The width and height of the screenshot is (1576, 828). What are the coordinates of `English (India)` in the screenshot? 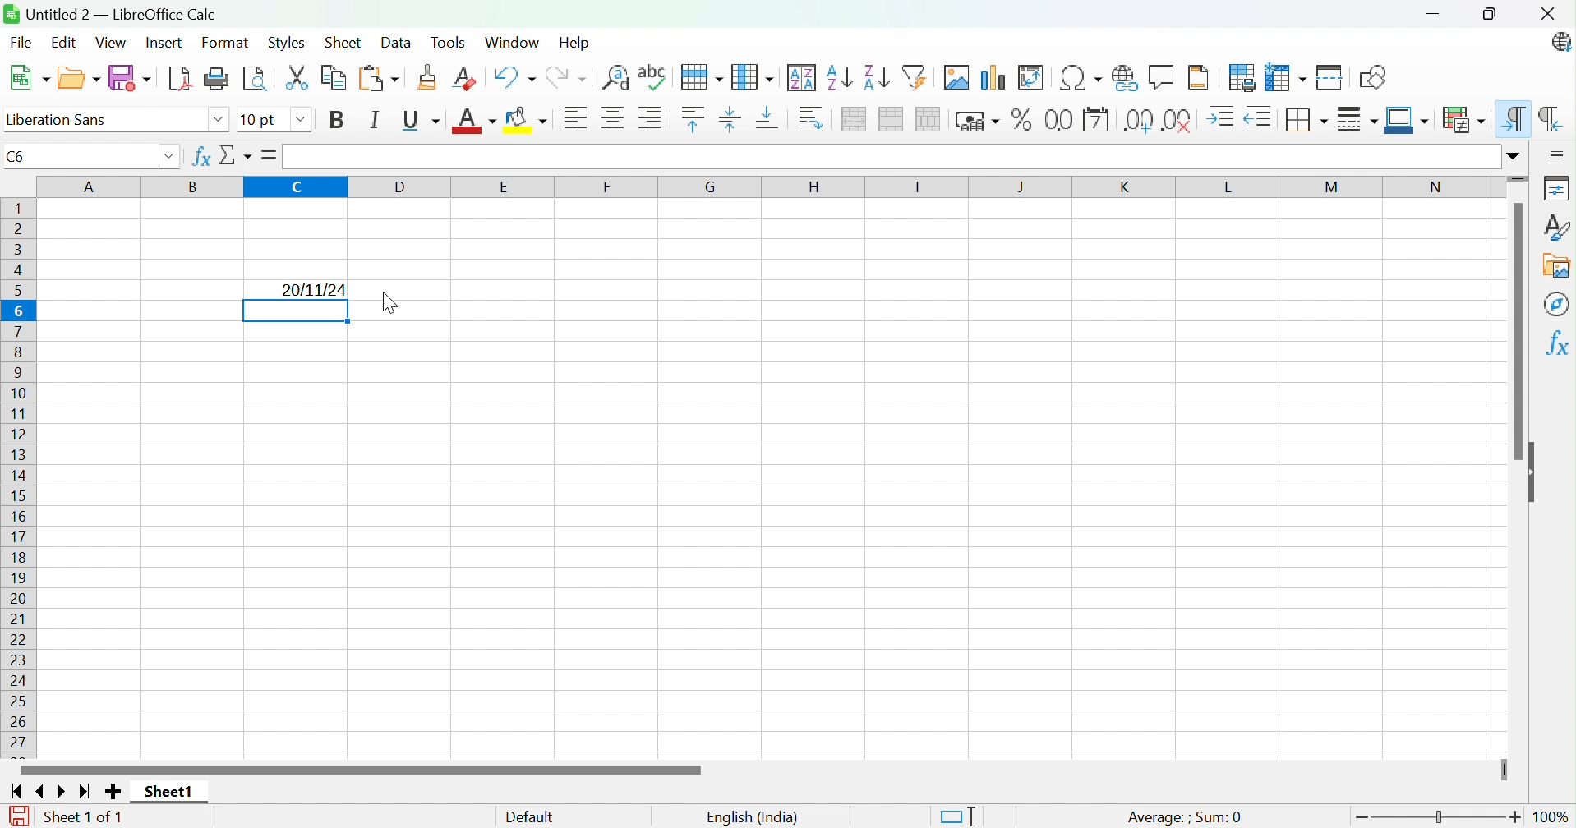 It's located at (753, 818).